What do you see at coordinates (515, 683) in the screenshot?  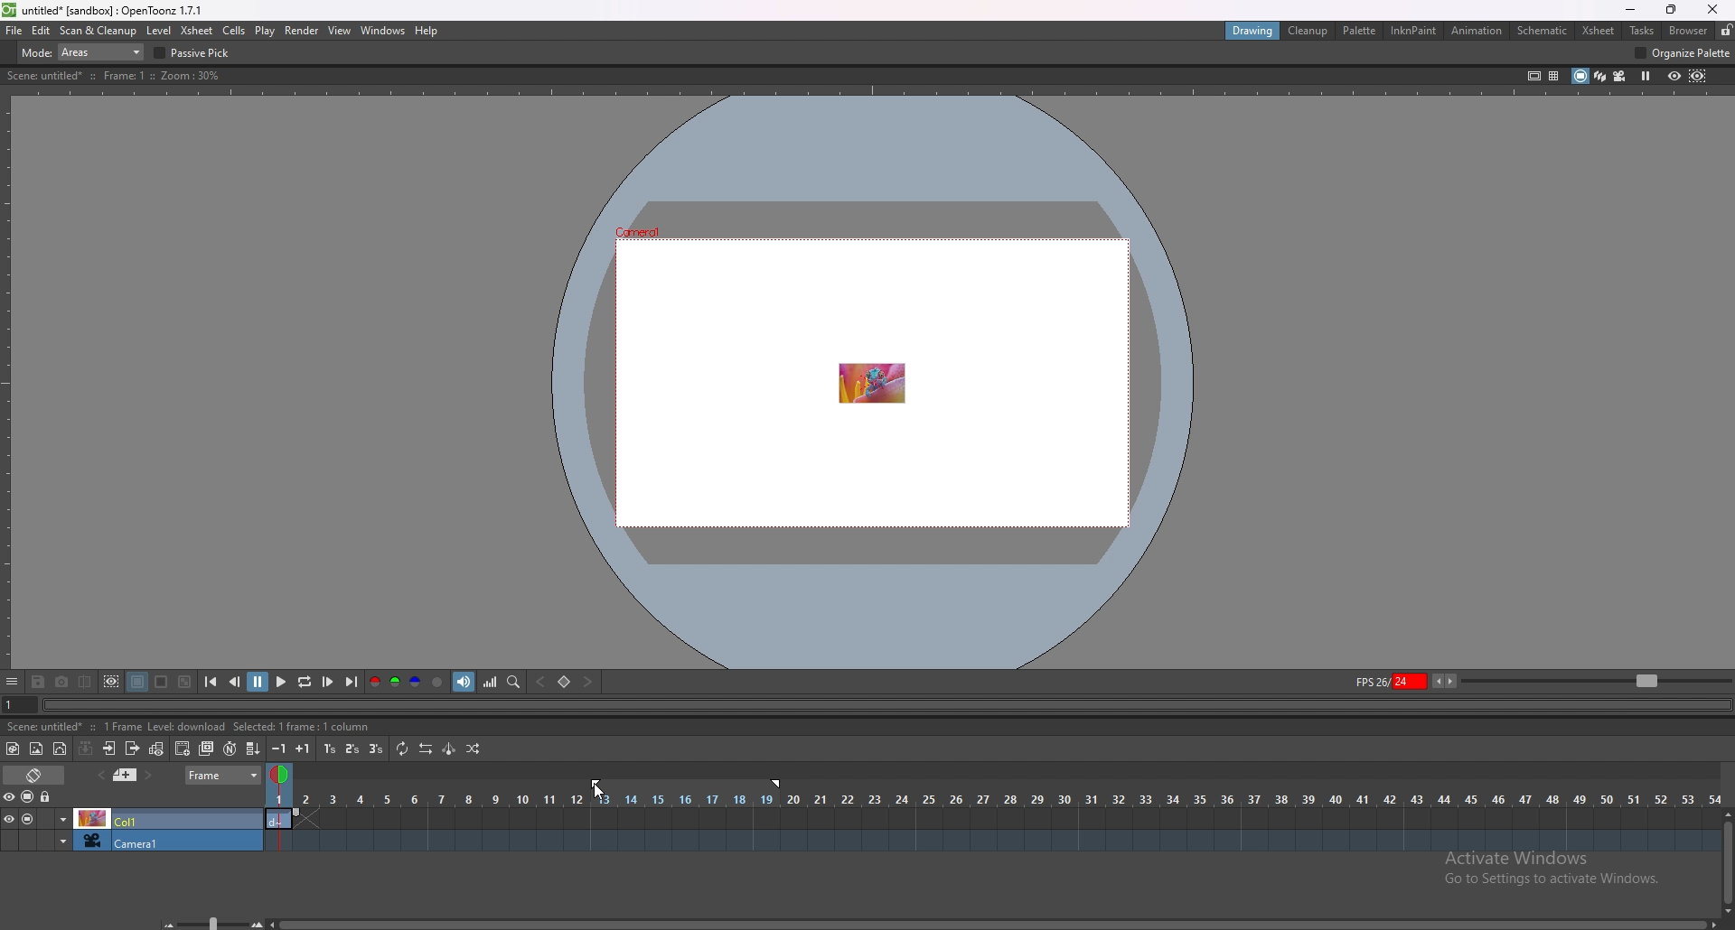 I see `locator` at bounding box center [515, 683].